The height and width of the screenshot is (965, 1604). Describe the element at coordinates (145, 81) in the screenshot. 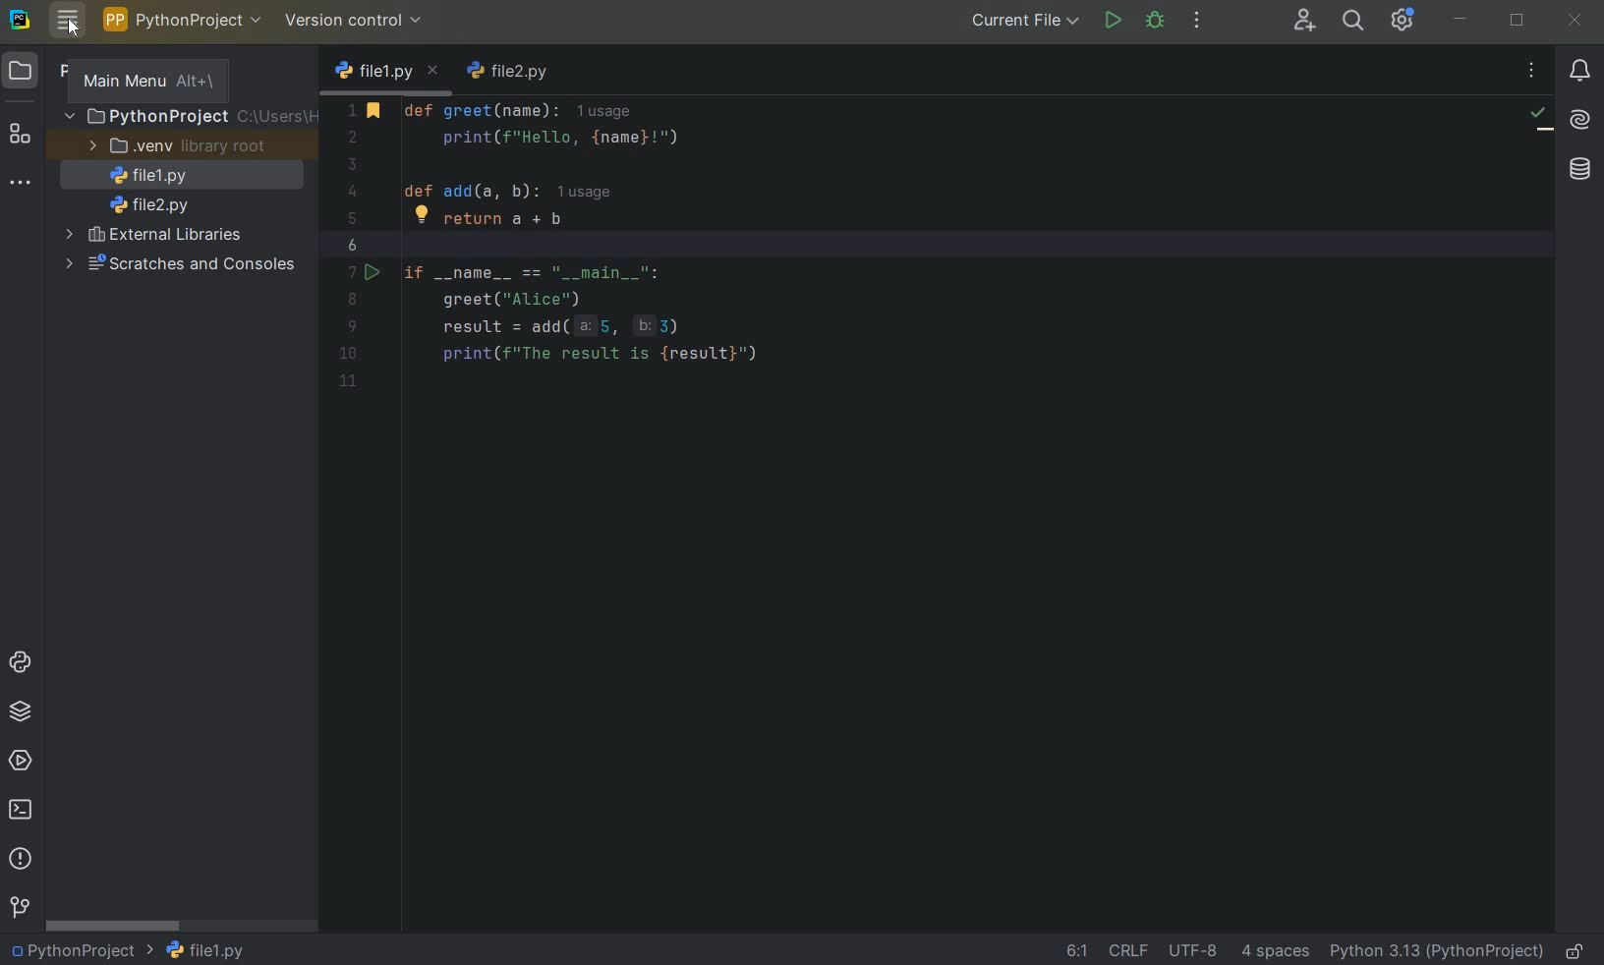

I see `Main menu` at that location.